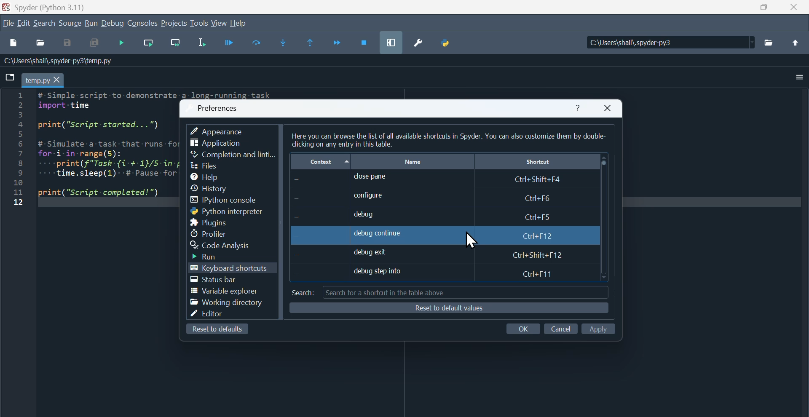  Describe the element at coordinates (40, 43) in the screenshot. I see `Open file` at that location.